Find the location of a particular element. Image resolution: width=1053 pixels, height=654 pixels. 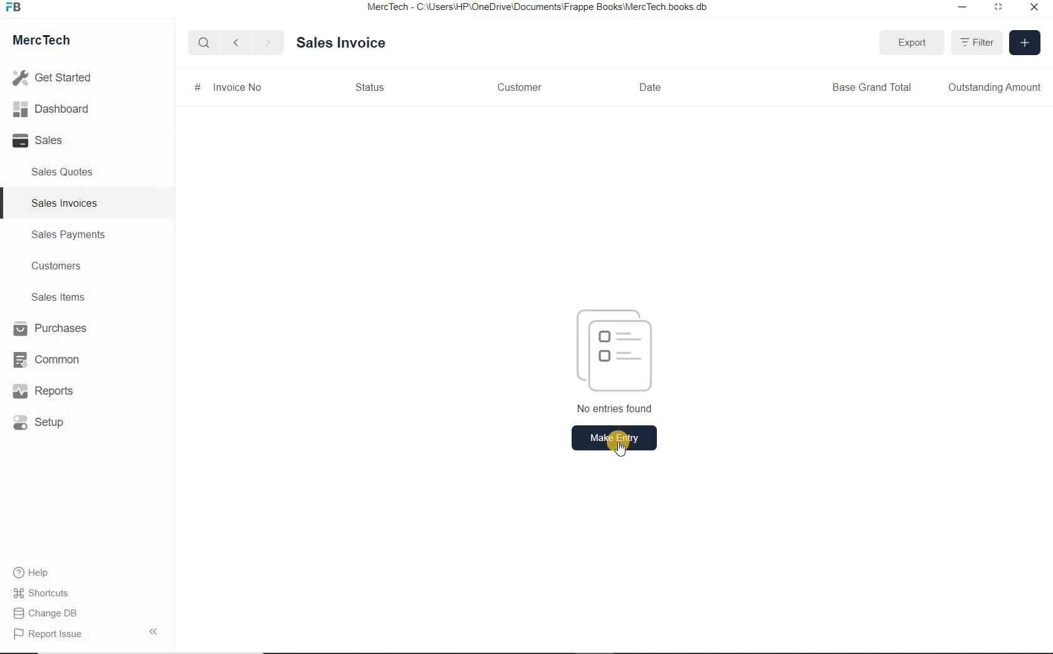

Base Grand Total is located at coordinates (872, 87).